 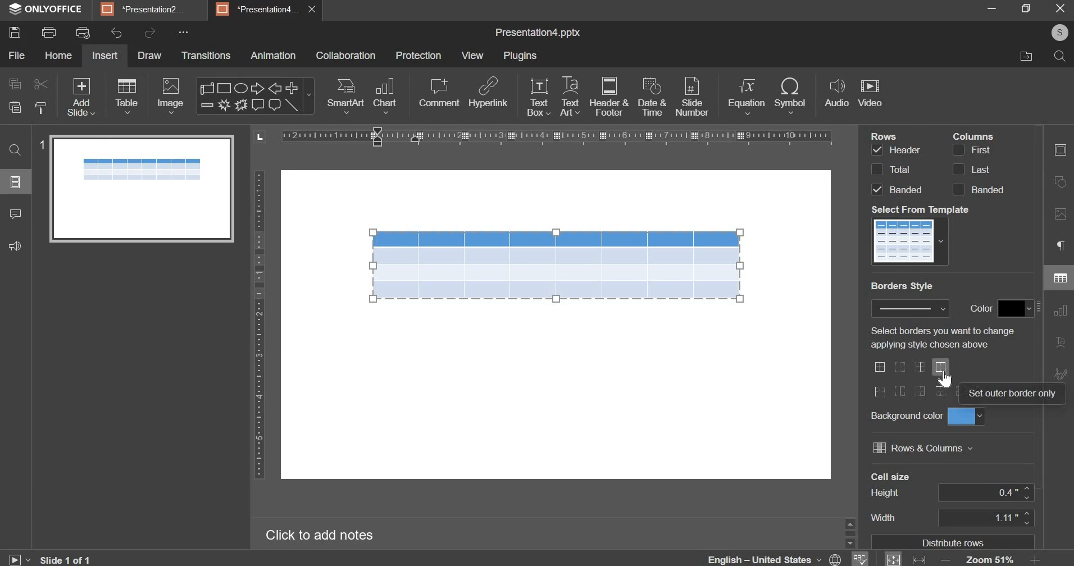 What do you see at coordinates (851, 532) in the screenshot?
I see `slider` at bounding box center [851, 532].